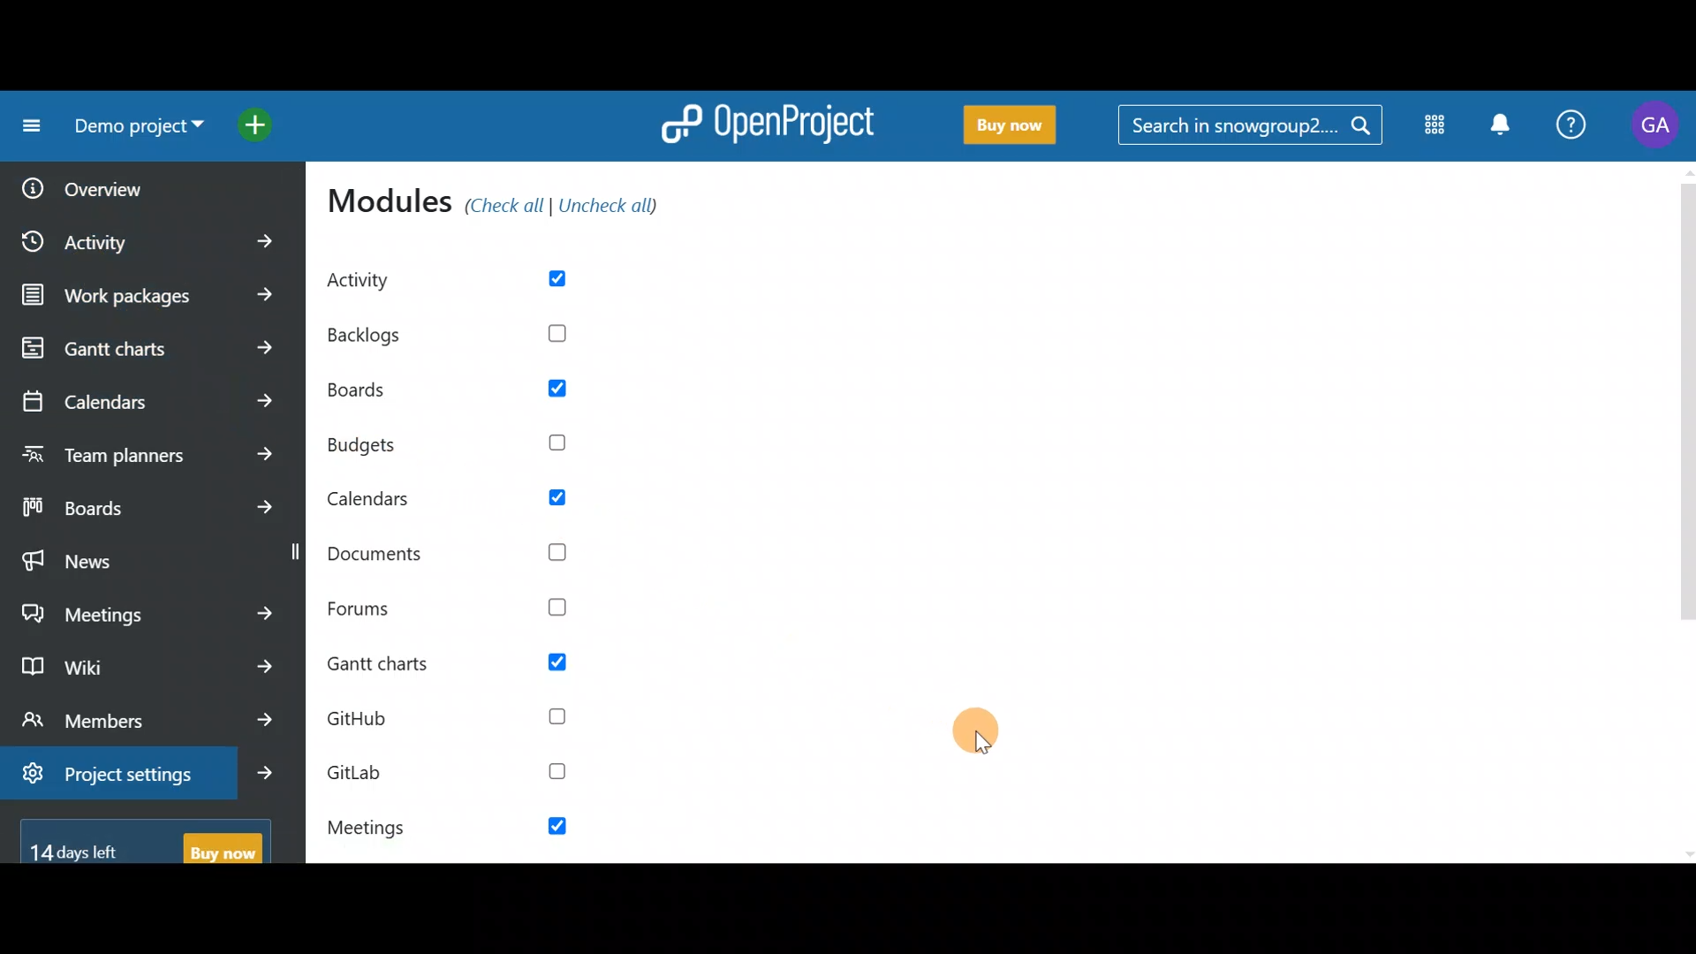  What do you see at coordinates (148, 401) in the screenshot?
I see `Calendars` at bounding box center [148, 401].